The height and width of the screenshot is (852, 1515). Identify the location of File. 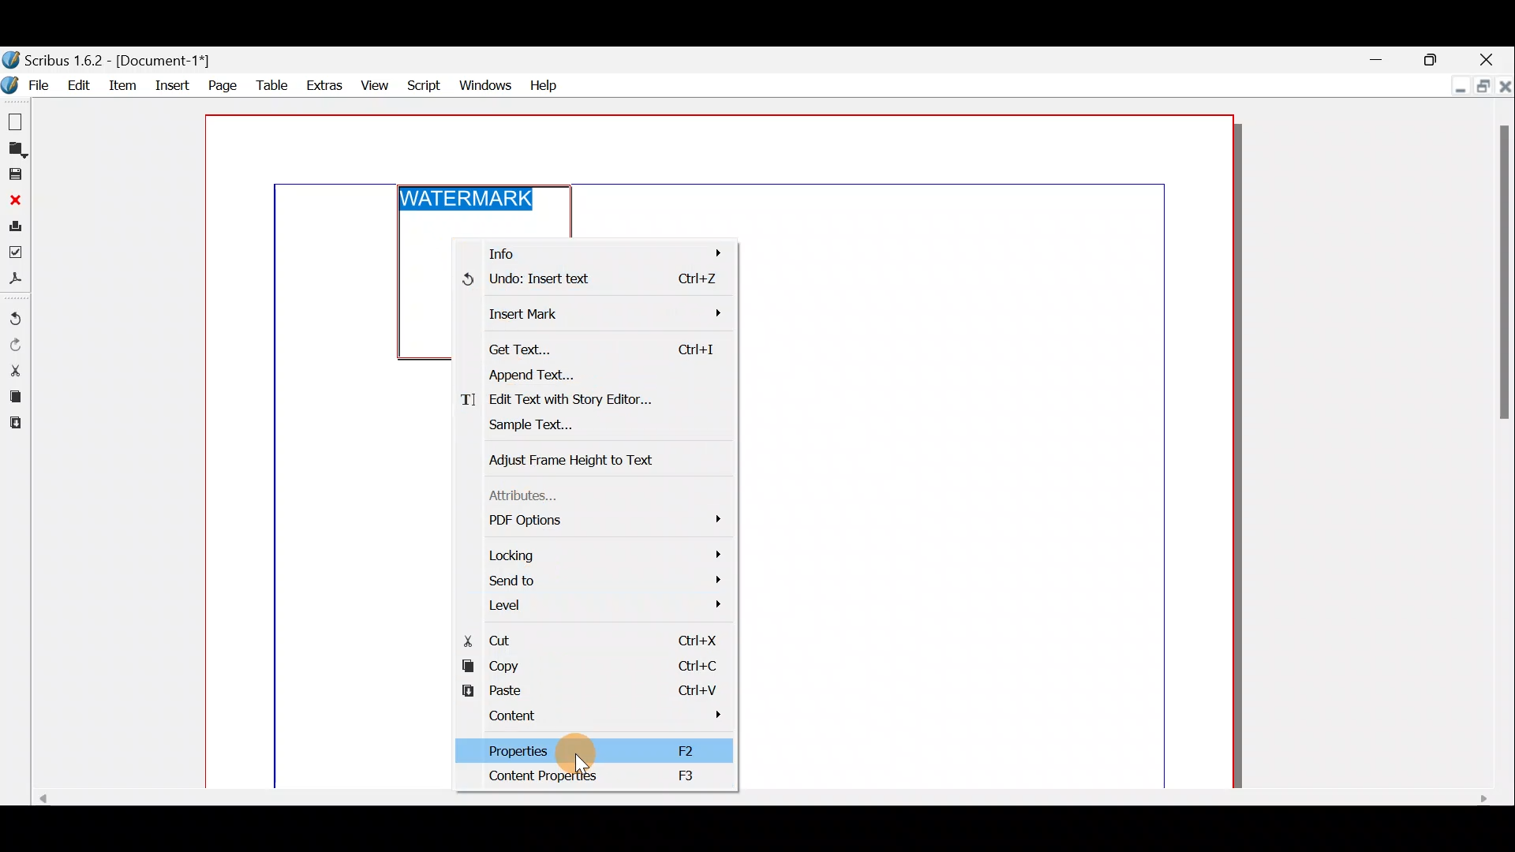
(29, 84).